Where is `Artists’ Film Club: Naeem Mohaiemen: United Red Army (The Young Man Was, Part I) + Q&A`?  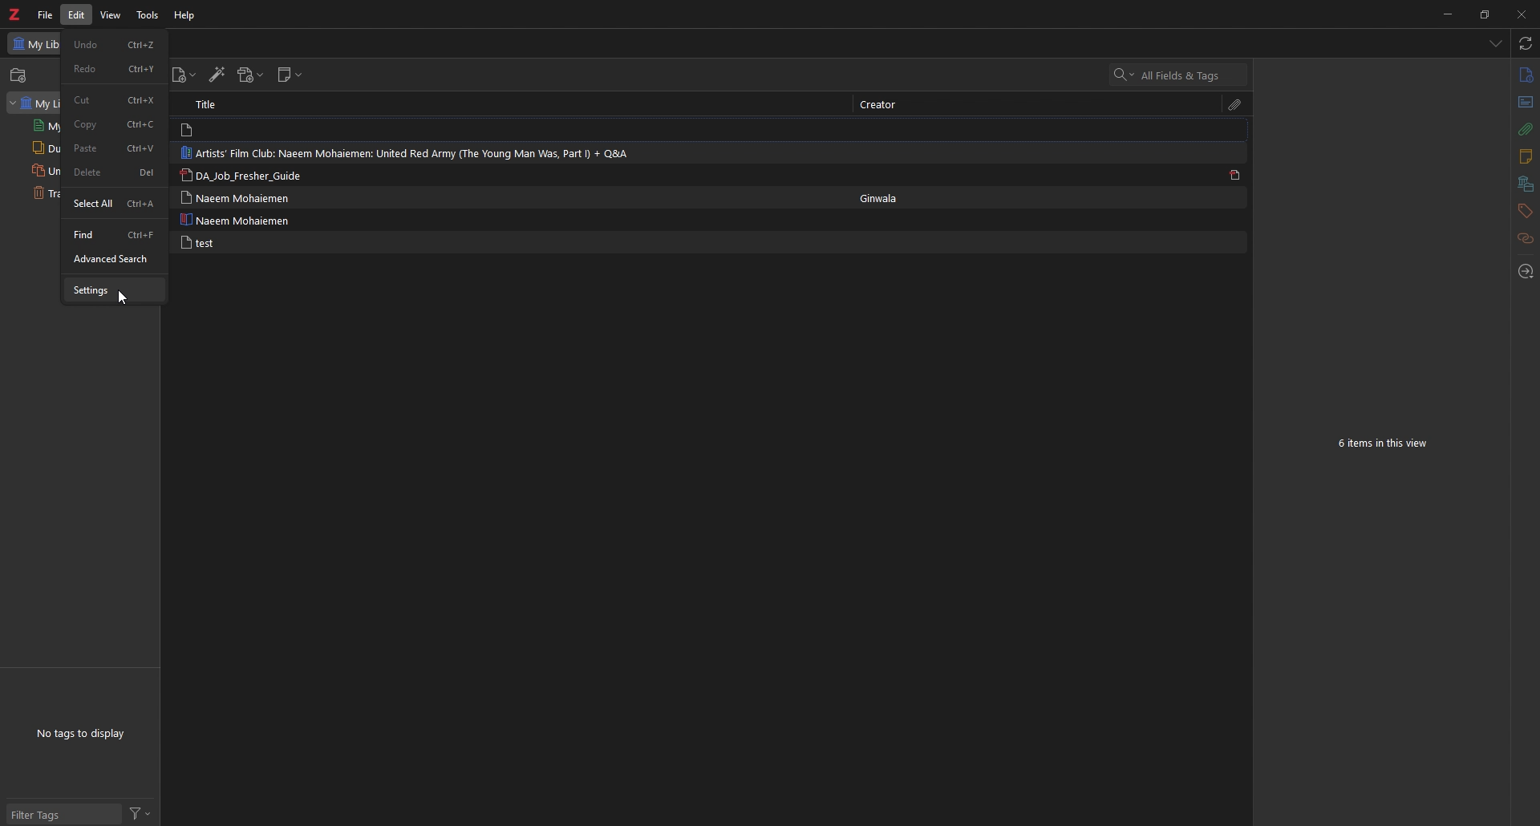
Artists’ Film Club: Naeem Mohaiemen: United Red Army (The Young Man Was, Part I) + Q&A is located at coordinates (414, 152).